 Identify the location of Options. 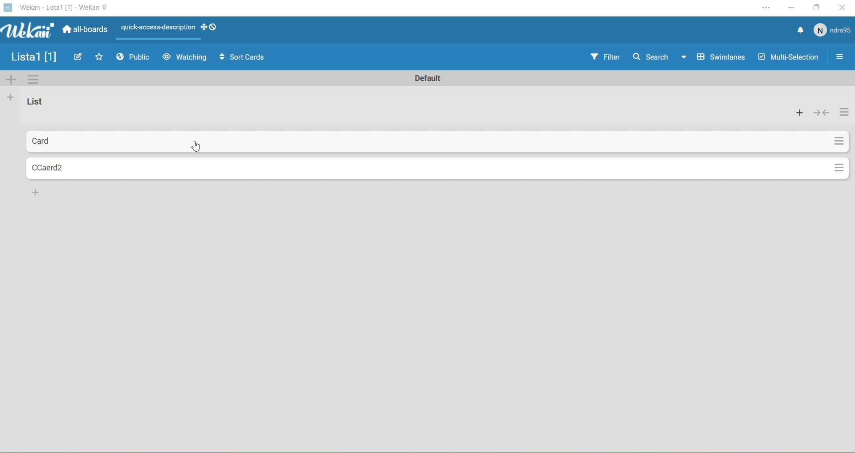
(839, 58).